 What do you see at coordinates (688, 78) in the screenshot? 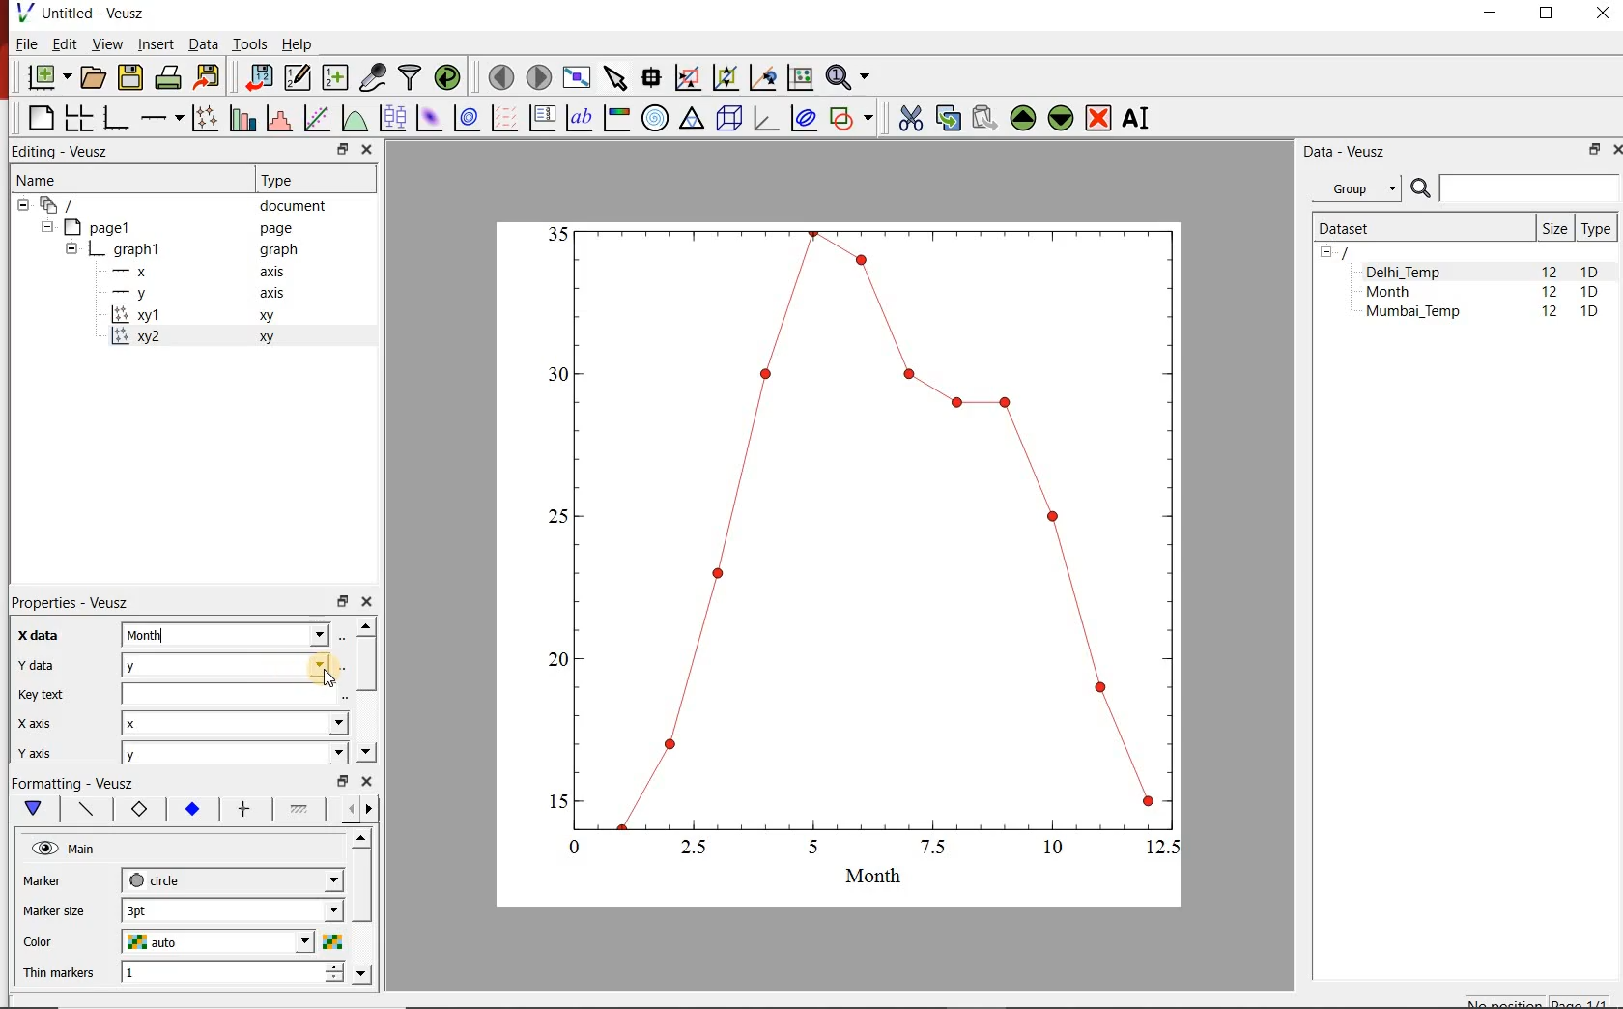
I see `click or draw a rectangle to zoom graph indexes` at bounding box center [688, 78].